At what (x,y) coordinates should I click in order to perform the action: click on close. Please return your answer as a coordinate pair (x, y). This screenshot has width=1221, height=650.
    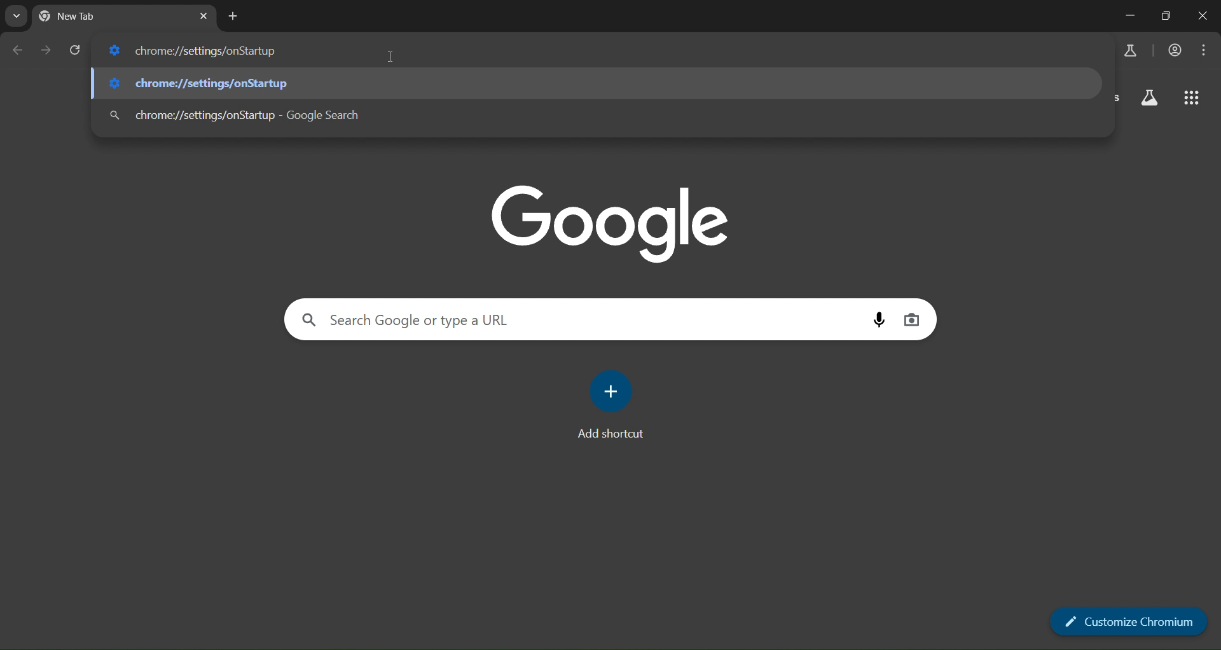
    Looking at the image, I should click on (1203, 17).